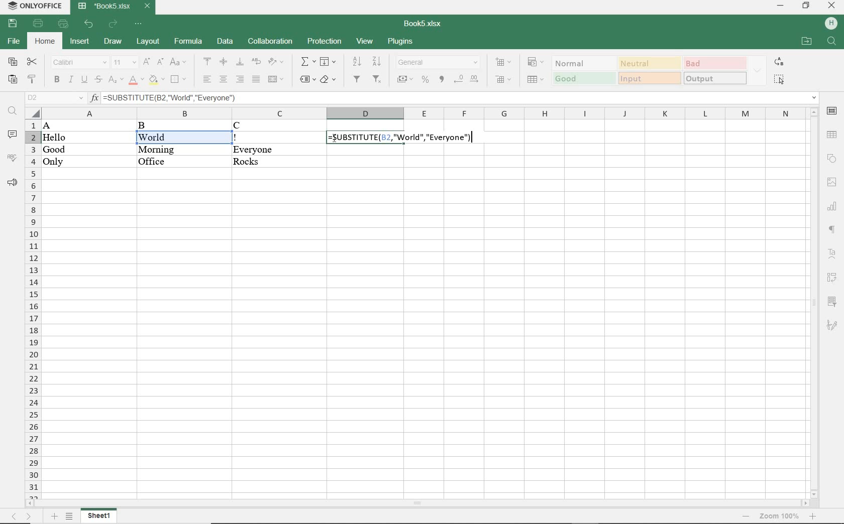  I want to click on move right, so click(806, 503).